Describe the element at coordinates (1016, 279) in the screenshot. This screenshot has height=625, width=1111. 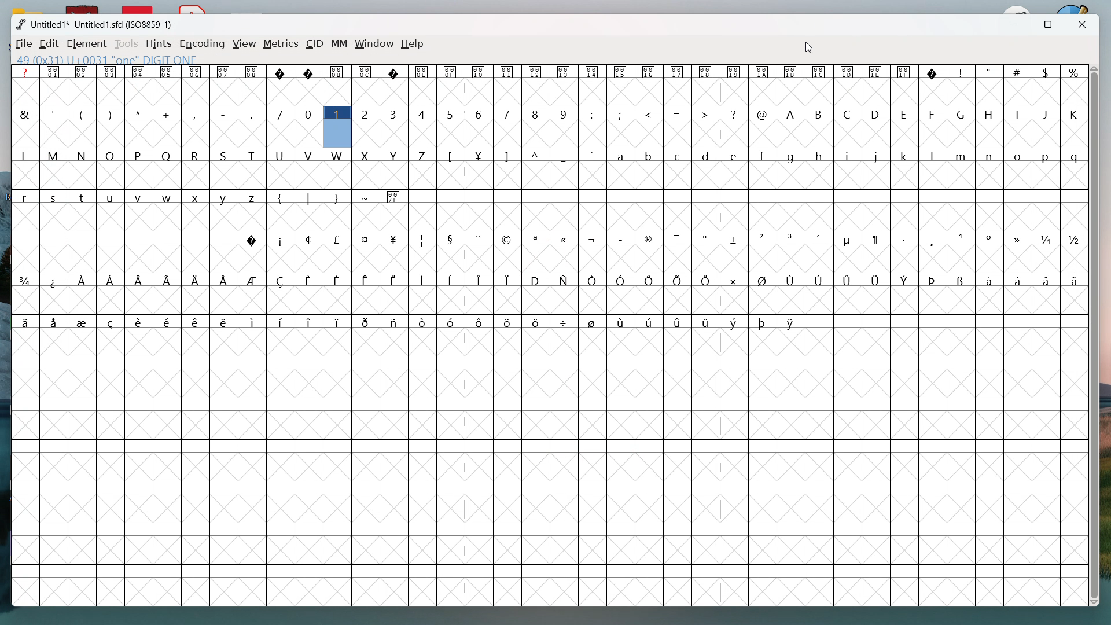
I see `symbol` at that location.